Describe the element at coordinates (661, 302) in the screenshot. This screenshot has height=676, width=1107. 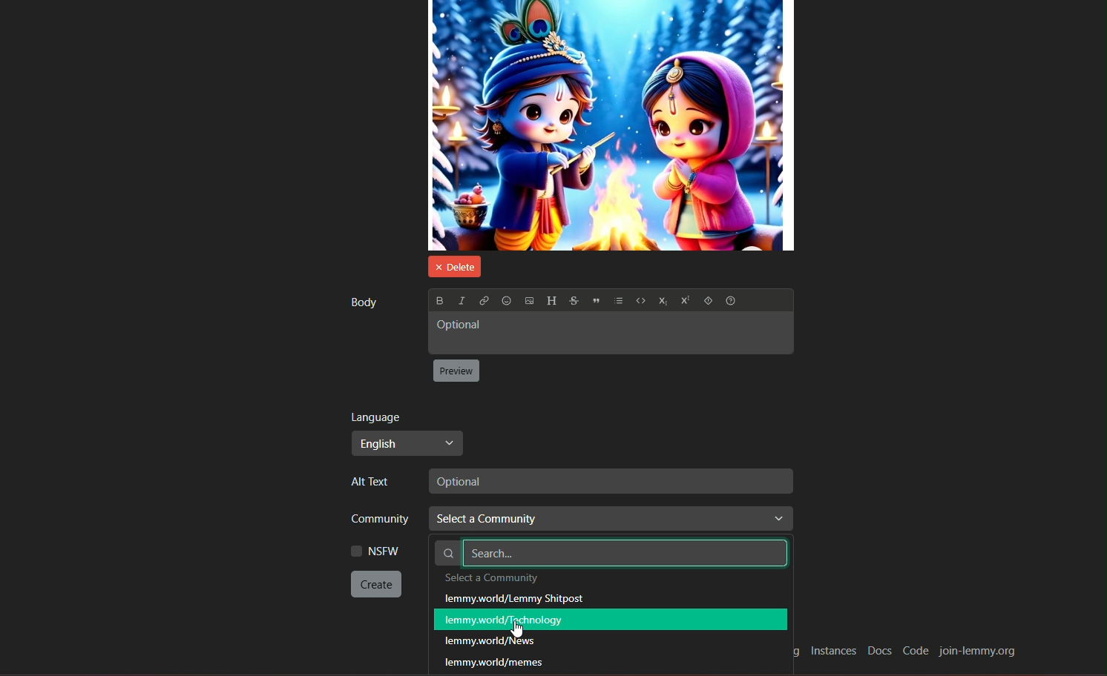
I see `` at that location.